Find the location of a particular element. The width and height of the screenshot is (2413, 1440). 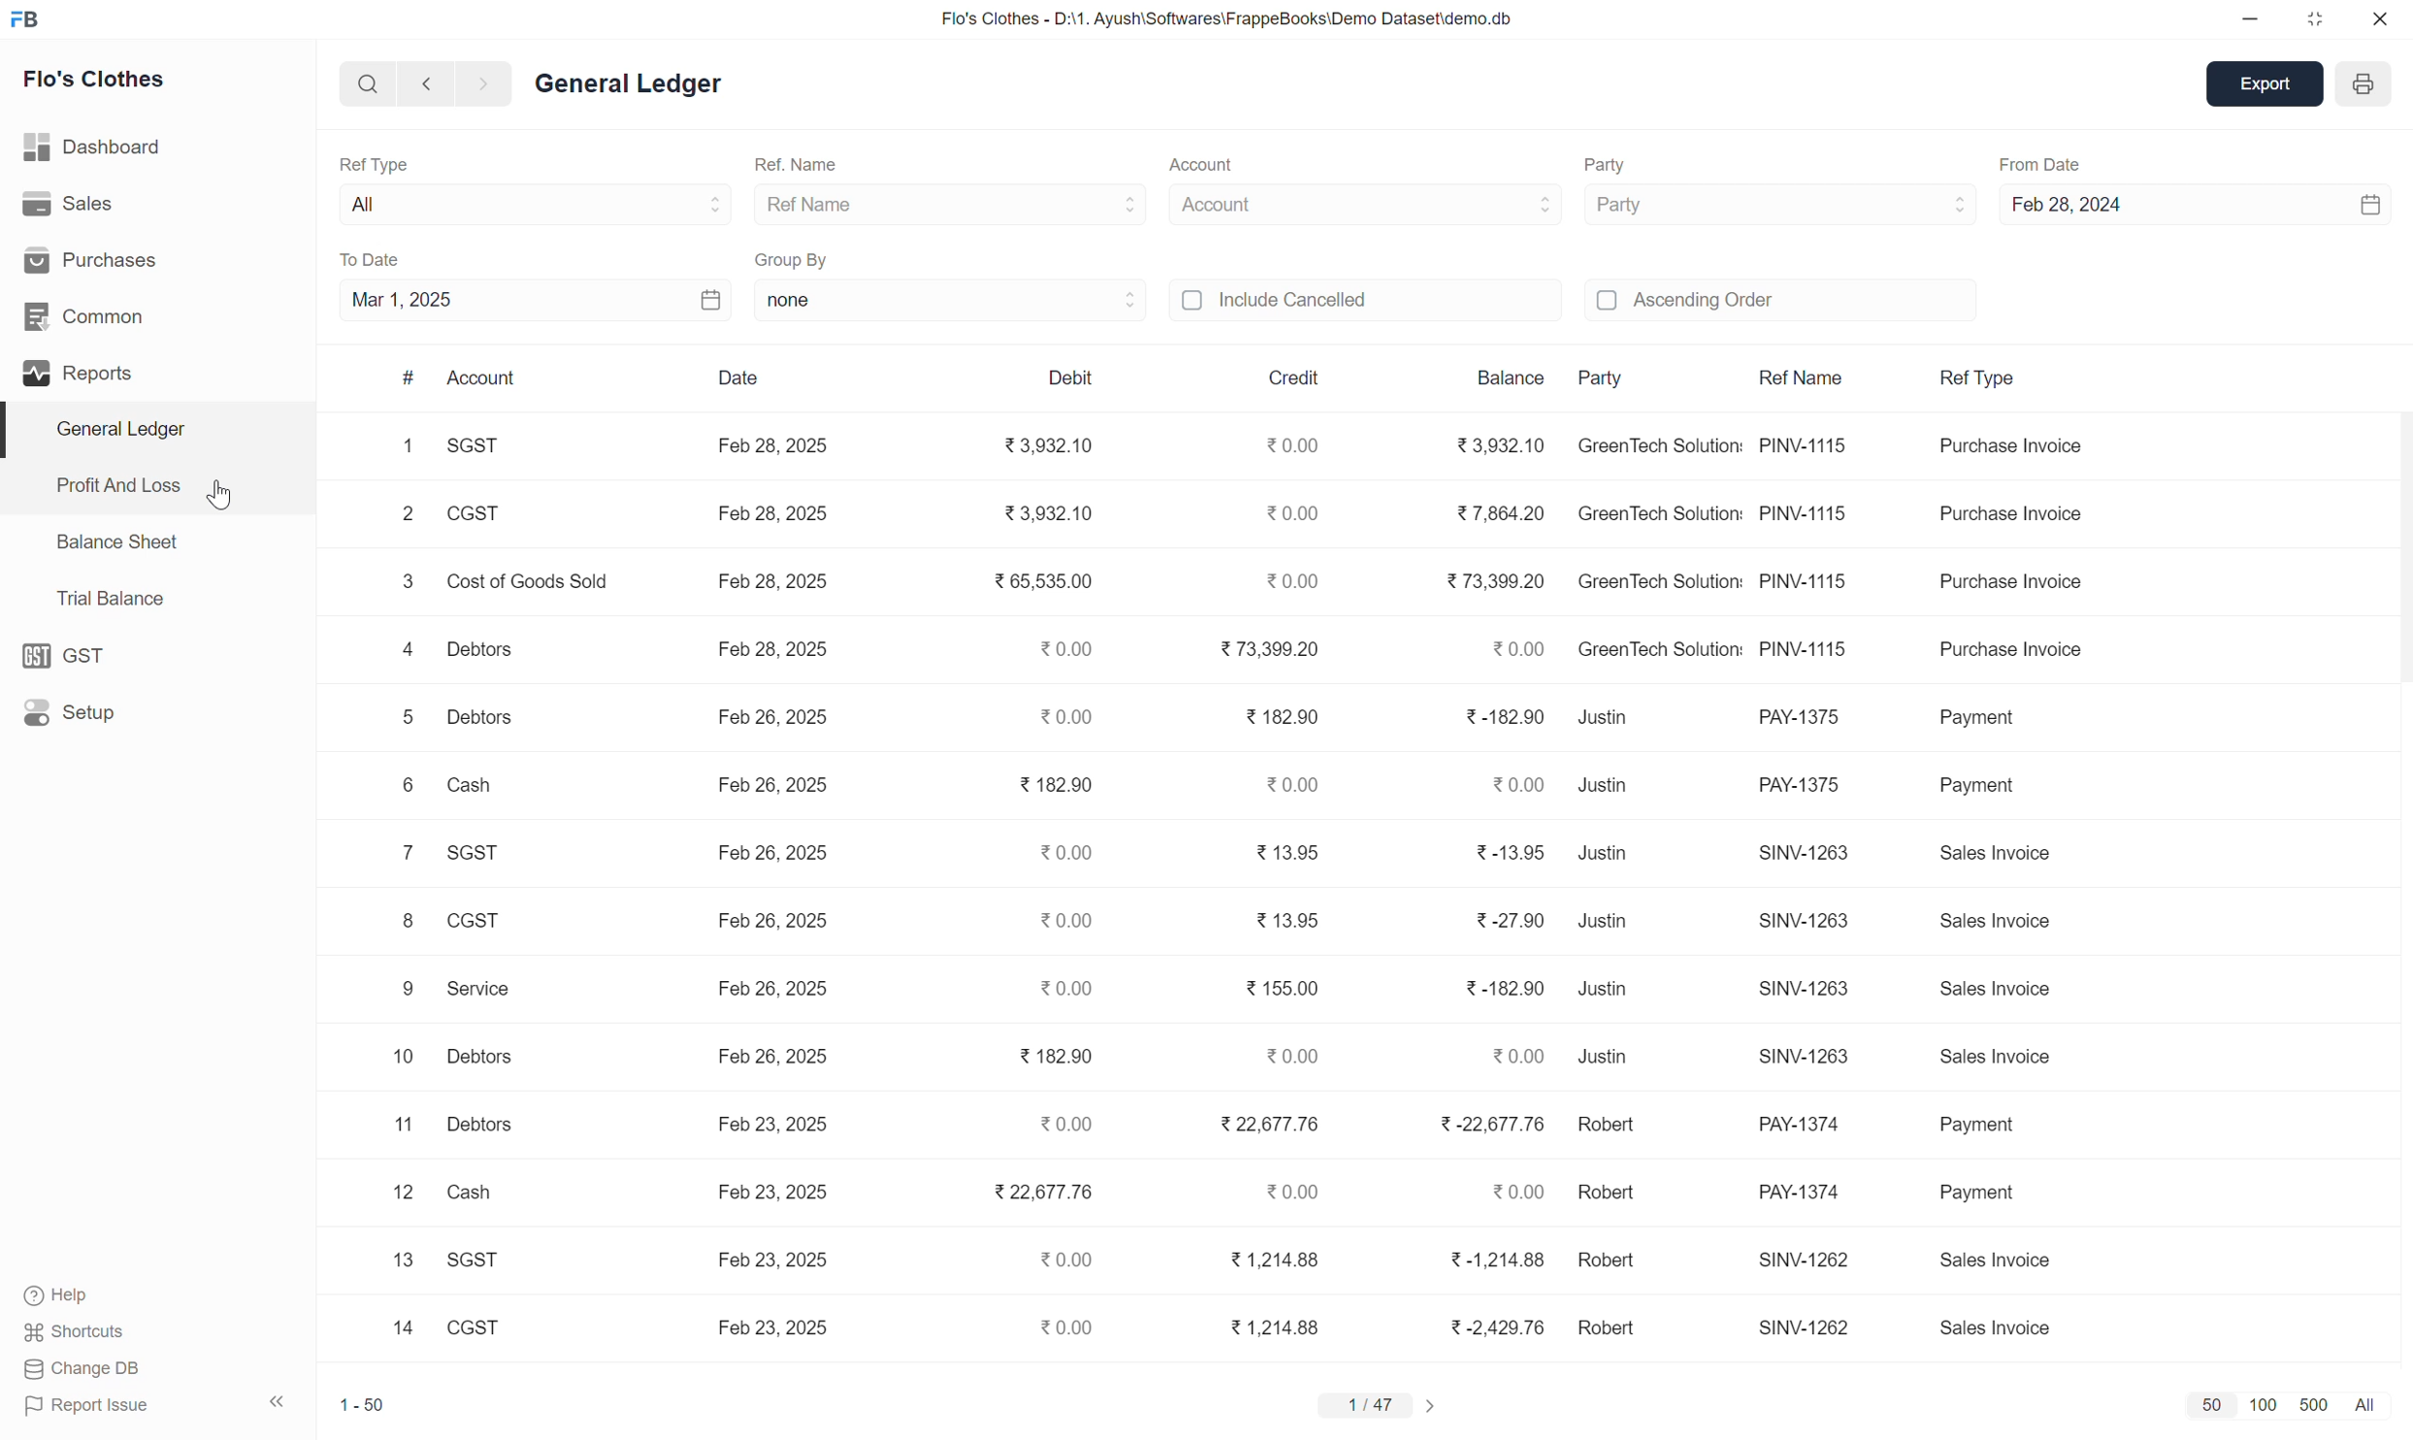

8 is located at coordinates (408, 924).